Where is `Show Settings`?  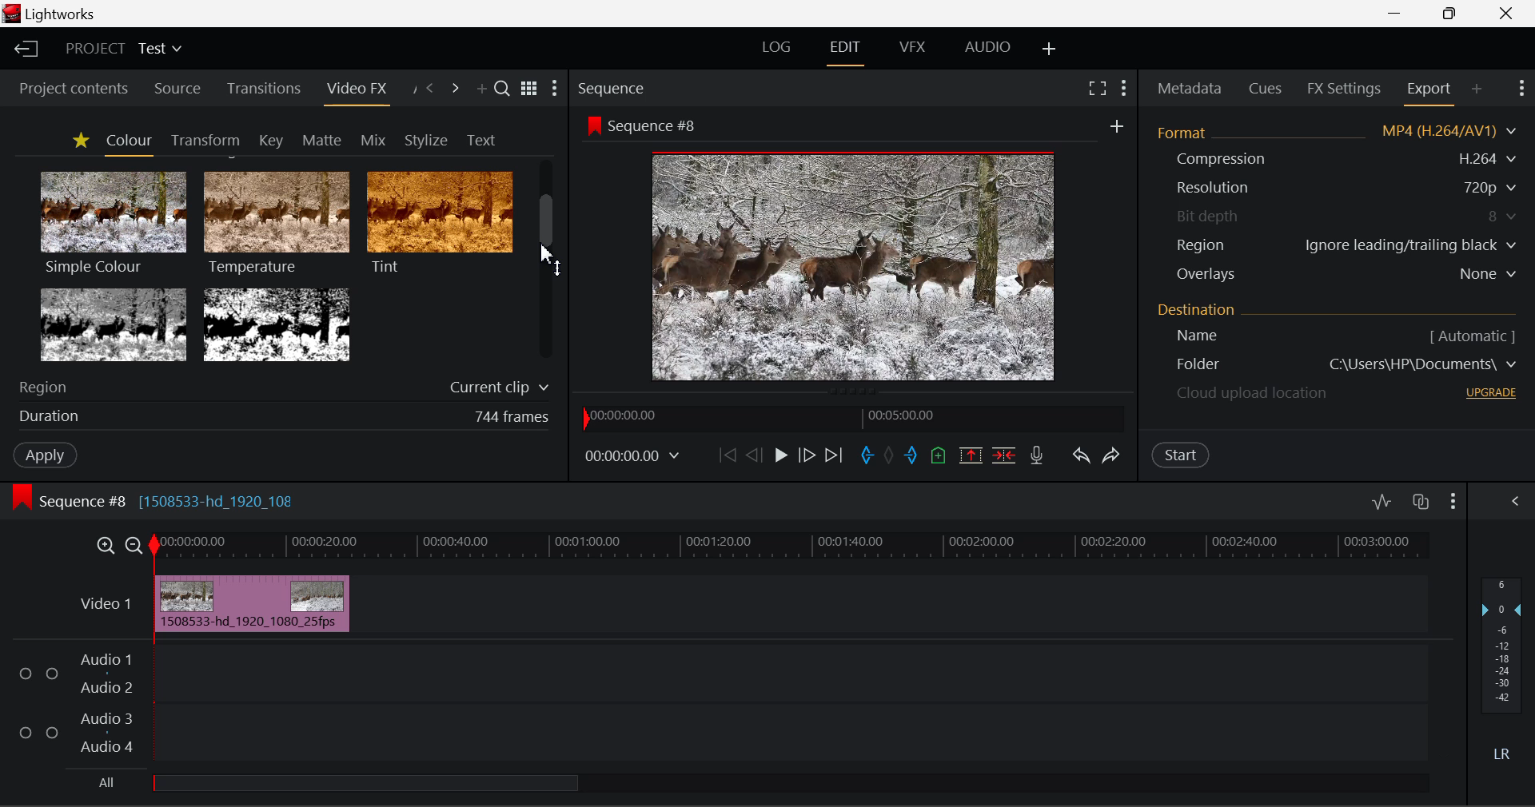
Show Settings is located at coordinates (555, 88).